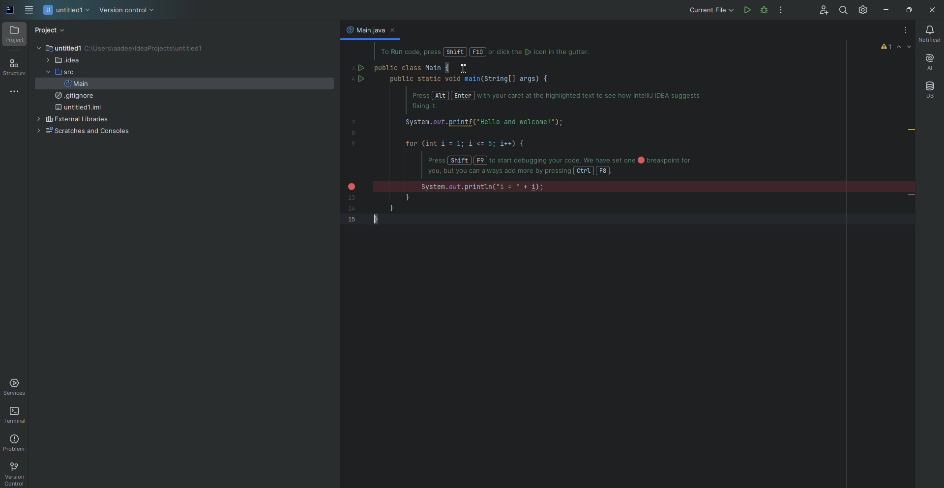  What do you see at coordinates (71, 120) in the screenshot?
I see `External Libraries` at bounding box center [71, 120].